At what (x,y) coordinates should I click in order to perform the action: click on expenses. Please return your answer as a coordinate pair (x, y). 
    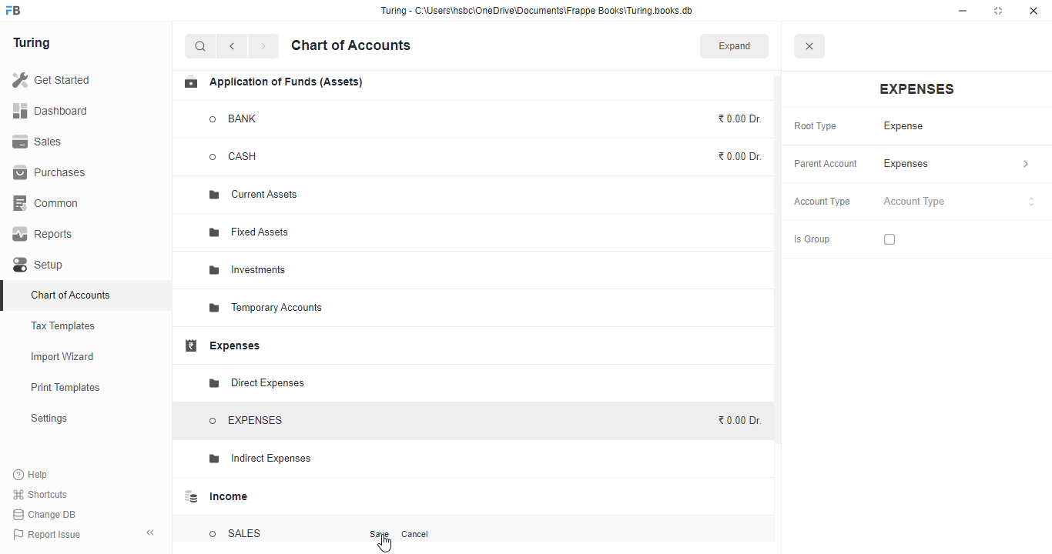
    Looking at the image, I should click on (222, 345).